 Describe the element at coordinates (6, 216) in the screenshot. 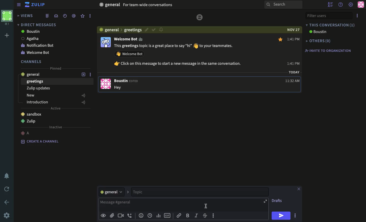

I see `settings` at that location.